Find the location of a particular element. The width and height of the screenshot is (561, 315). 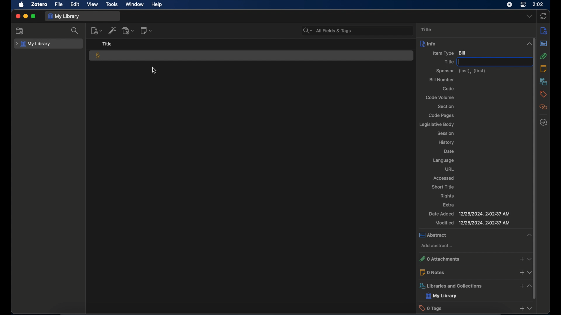

modified is located at coordinates (473, 223).